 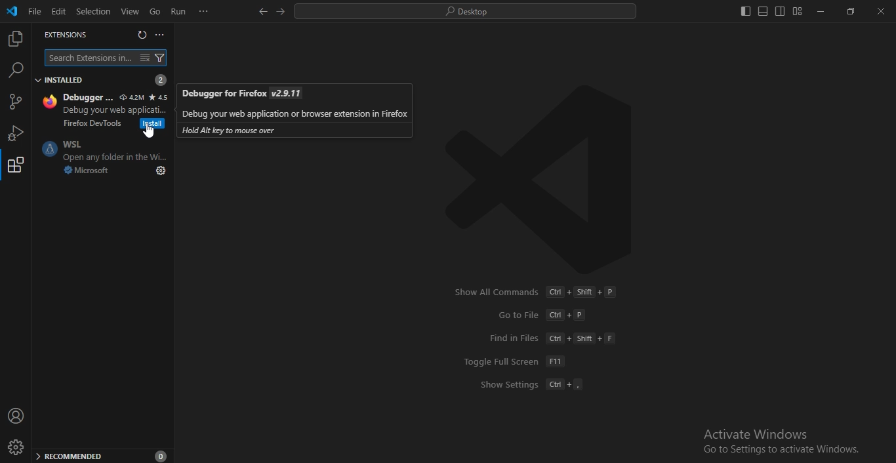 I want to click on search, so click(x=90, y=58).